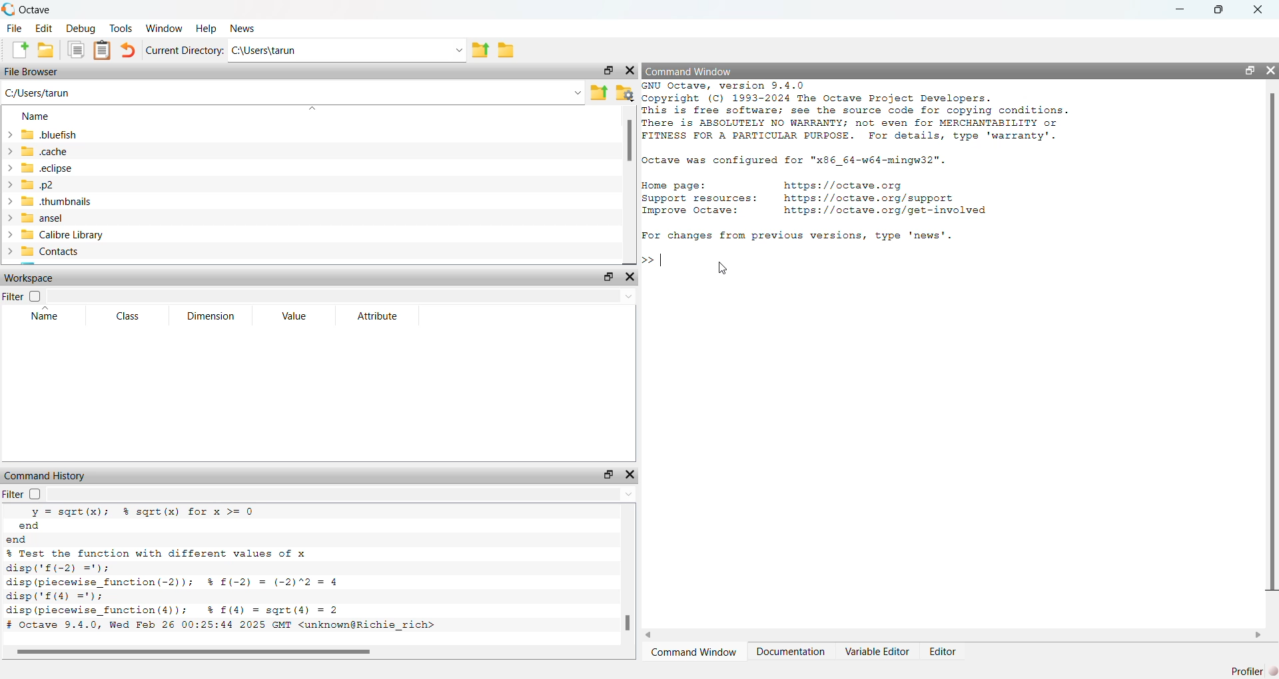 The width and height of the screenshot is (1279, 679). What do you see at coordinates (121, 27) in the screenshot?
I see `Tools` at bounding box center [121, 27].